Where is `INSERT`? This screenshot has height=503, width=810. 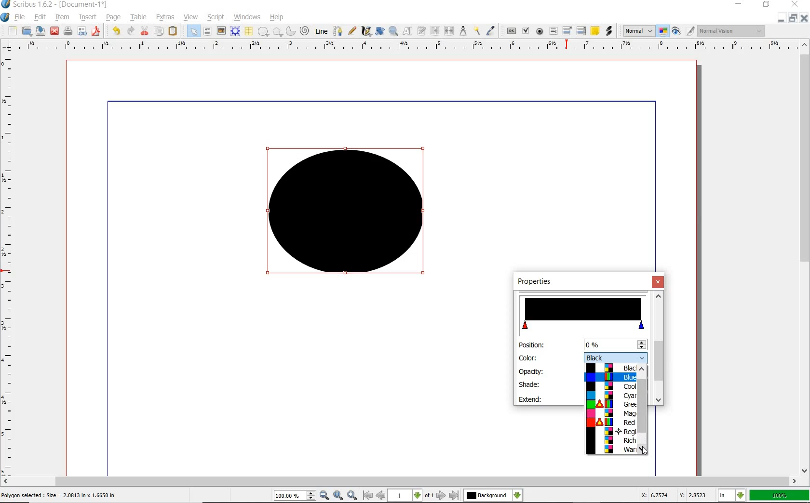
INSERT is located at coordinates (88, 17).